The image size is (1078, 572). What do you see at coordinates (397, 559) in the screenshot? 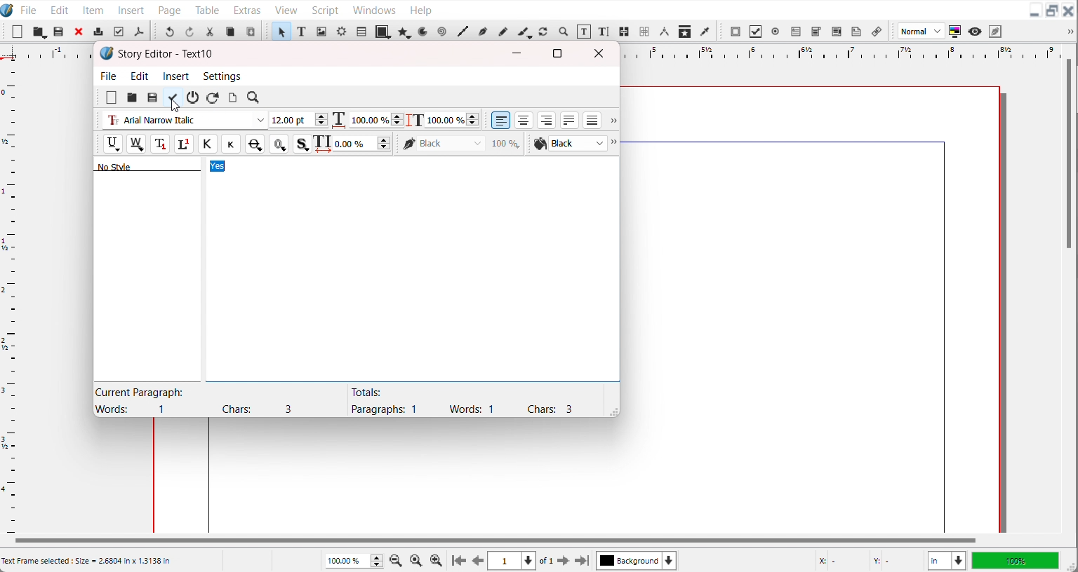
I see `Zoom Out` at bounding box center [397, 559].